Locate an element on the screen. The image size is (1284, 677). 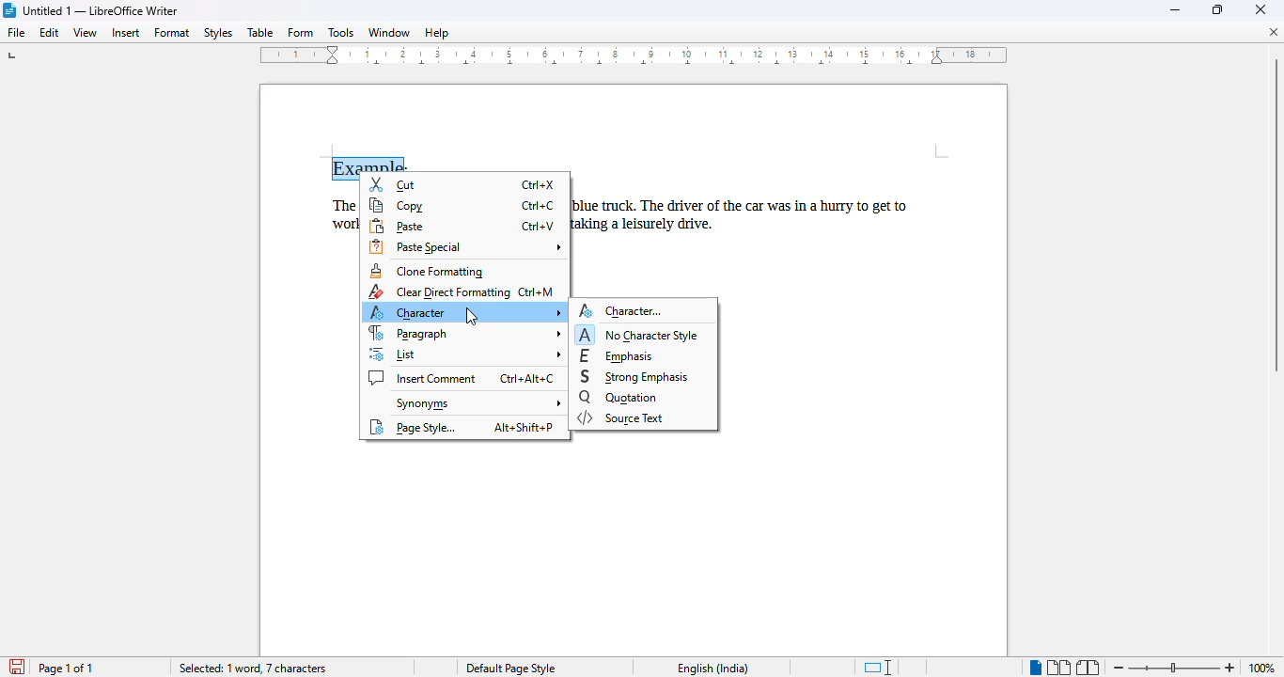
LibreOffice logo is located at coordinates (8, 10).